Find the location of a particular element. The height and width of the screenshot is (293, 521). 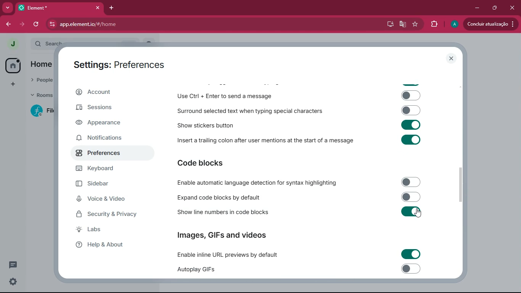

labs is located at coordinates (105, 230).